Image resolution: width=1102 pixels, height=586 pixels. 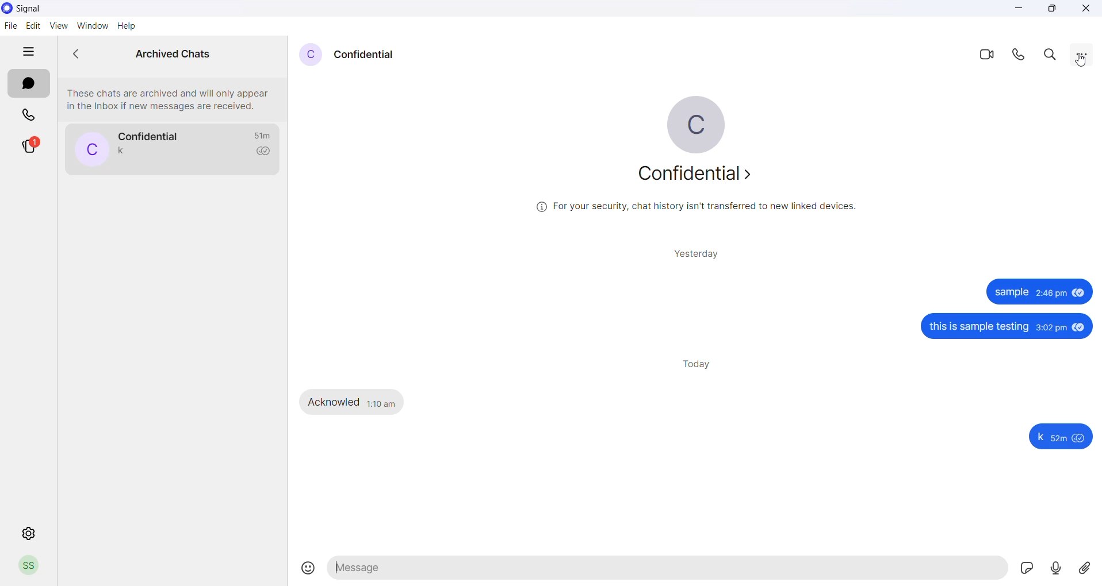 I want to click on cursor, so click(x=1083, y=61).